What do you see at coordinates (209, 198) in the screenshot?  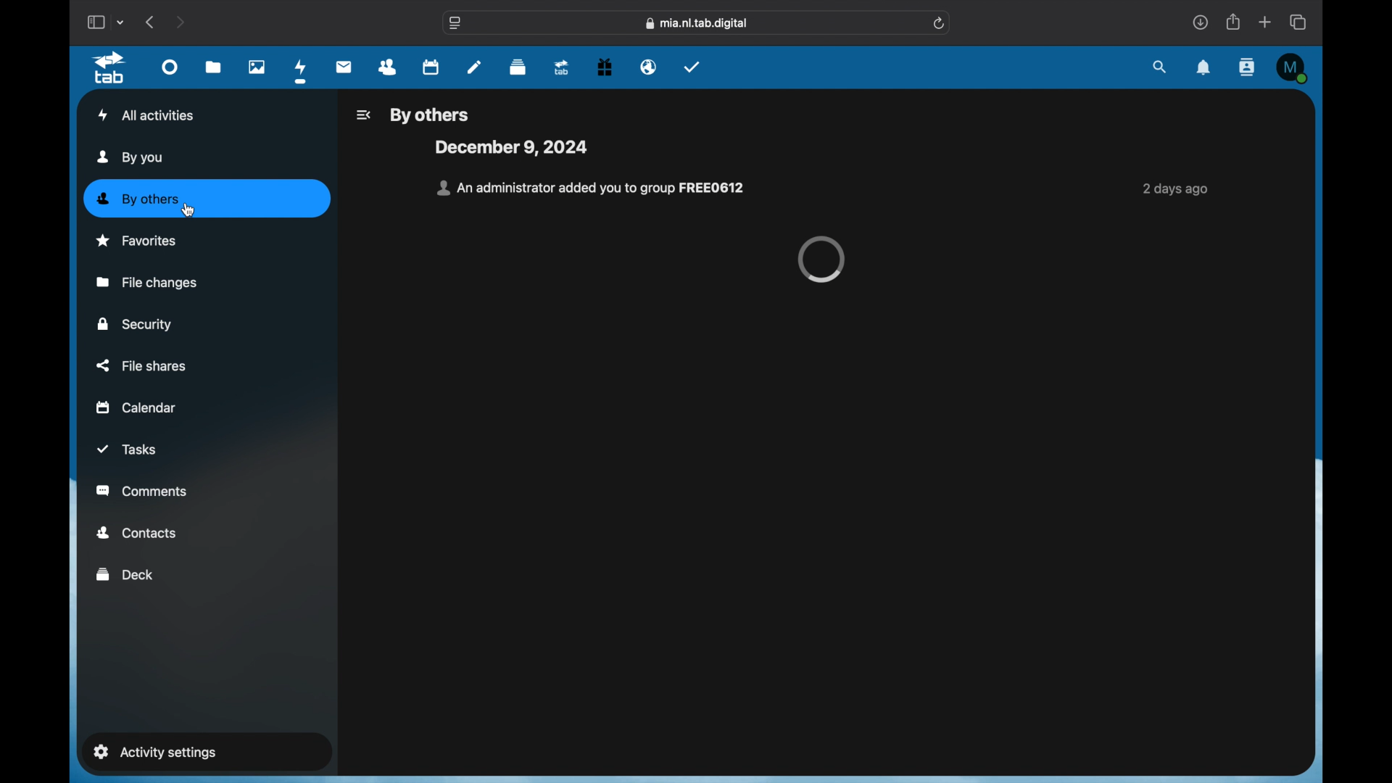 I see `by other` at bounding box center [209, 198].